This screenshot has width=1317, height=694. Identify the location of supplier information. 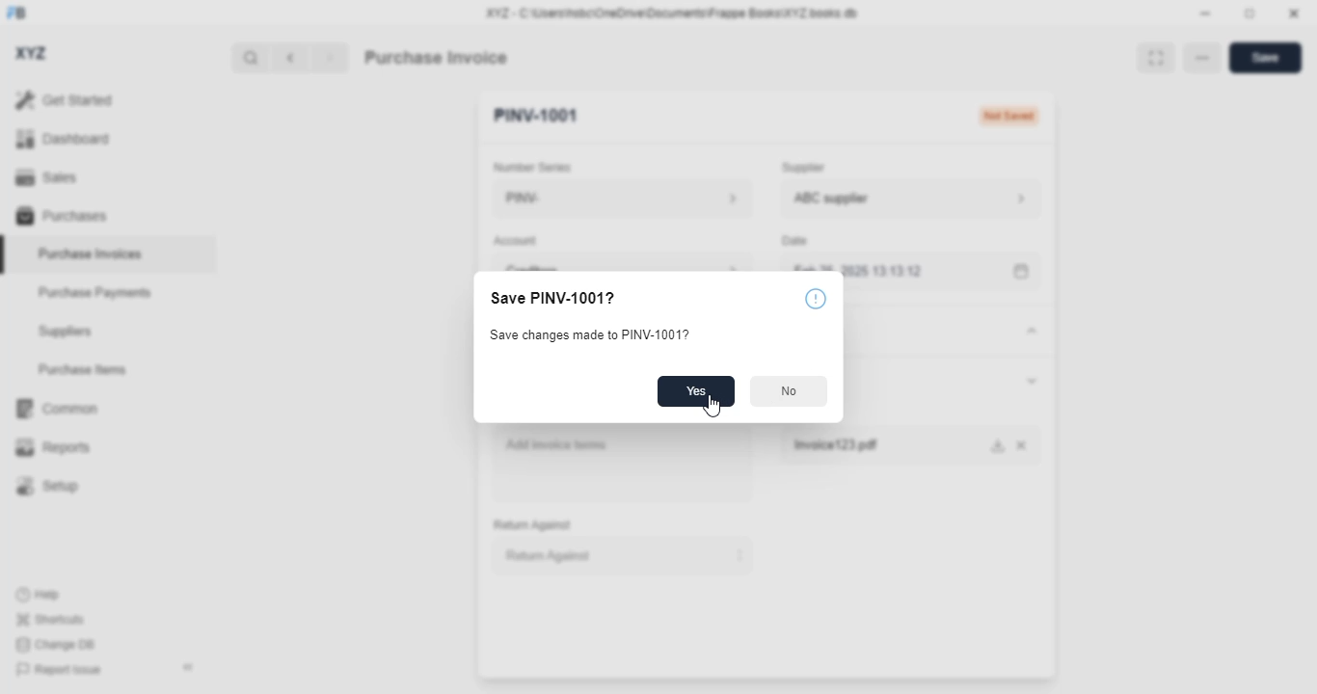
(1016, 199).